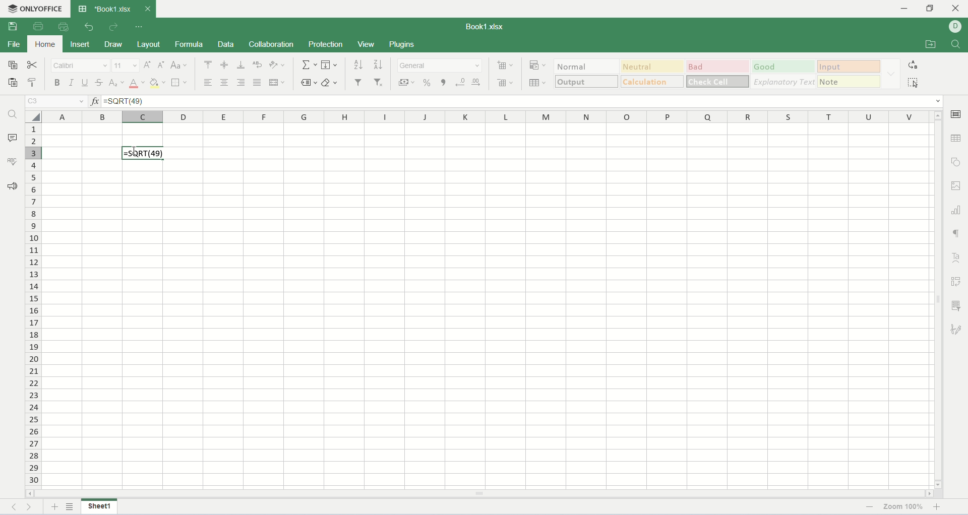 The image size is (968, 515). I want to click on insert function, so click(95, 101).